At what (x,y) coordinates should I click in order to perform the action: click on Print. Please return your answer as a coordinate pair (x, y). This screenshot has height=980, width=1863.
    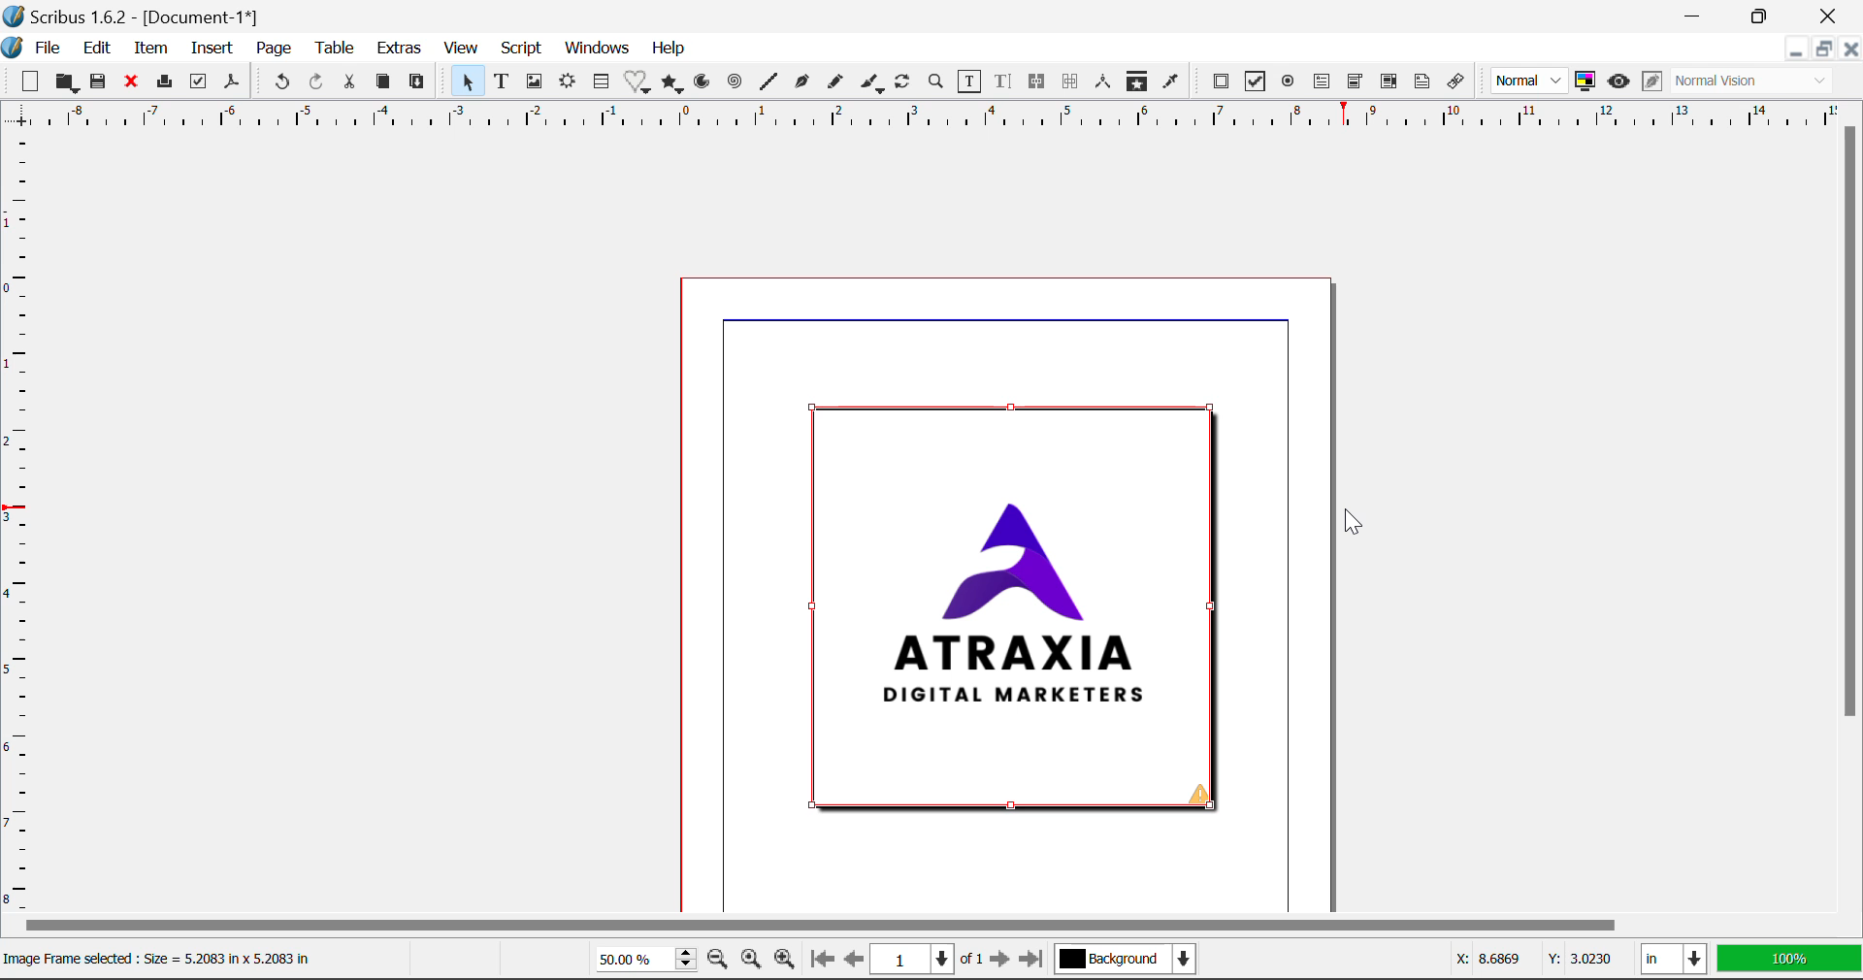
    Looking at the image, I should click on (168, 83).